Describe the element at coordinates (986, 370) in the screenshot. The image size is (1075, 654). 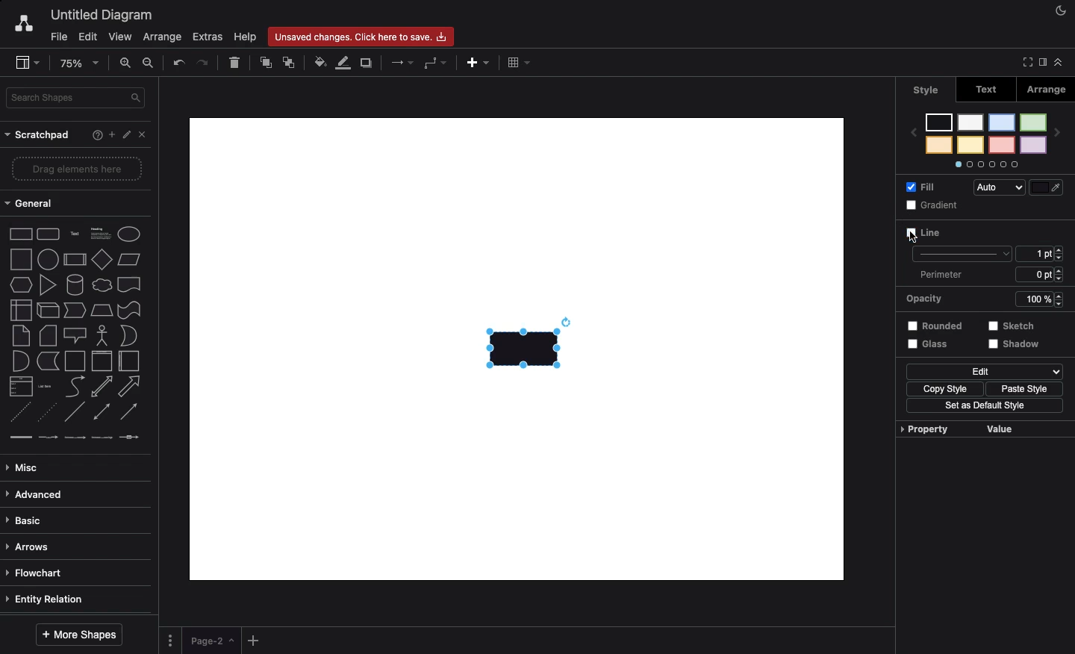
I see `Edit` at that location.